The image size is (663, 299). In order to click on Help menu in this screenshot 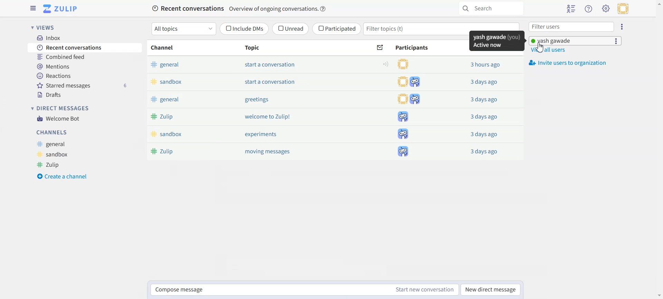, I will do `click(588, 8)`.